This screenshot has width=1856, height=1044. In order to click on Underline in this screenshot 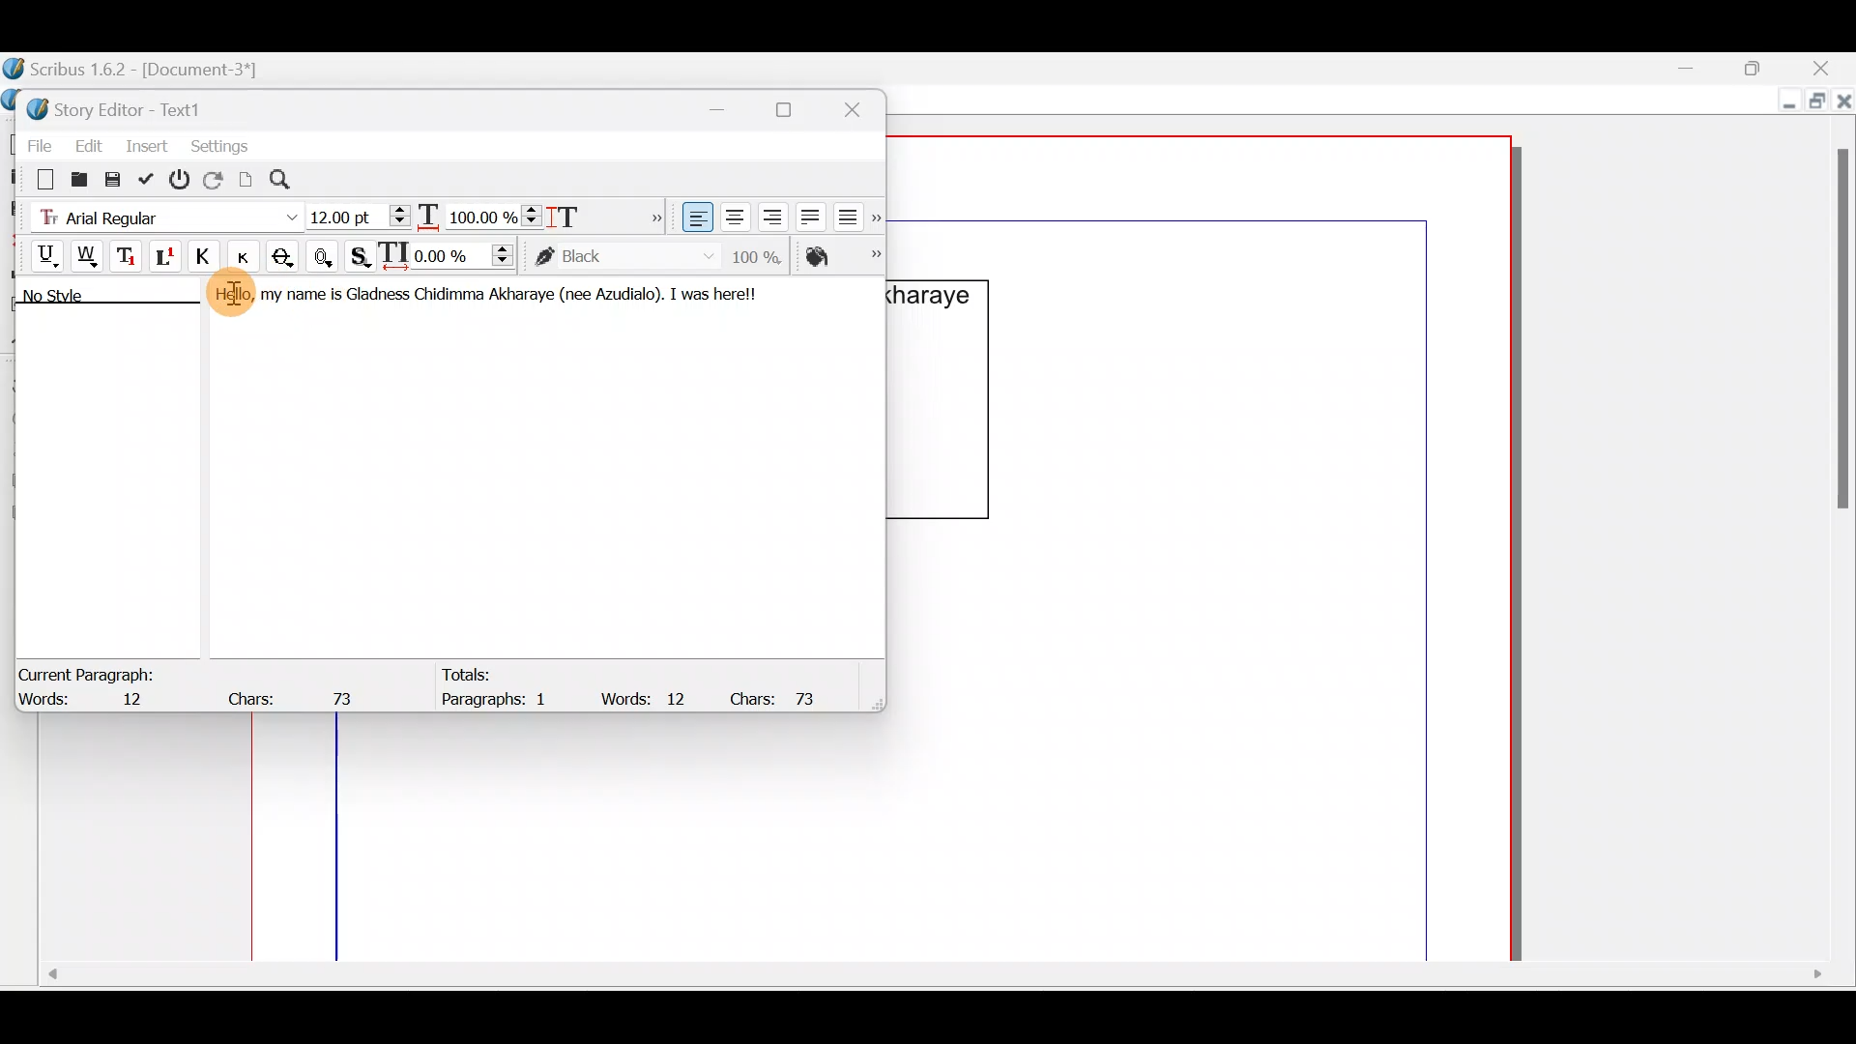, I will do `click(38, 253)`.